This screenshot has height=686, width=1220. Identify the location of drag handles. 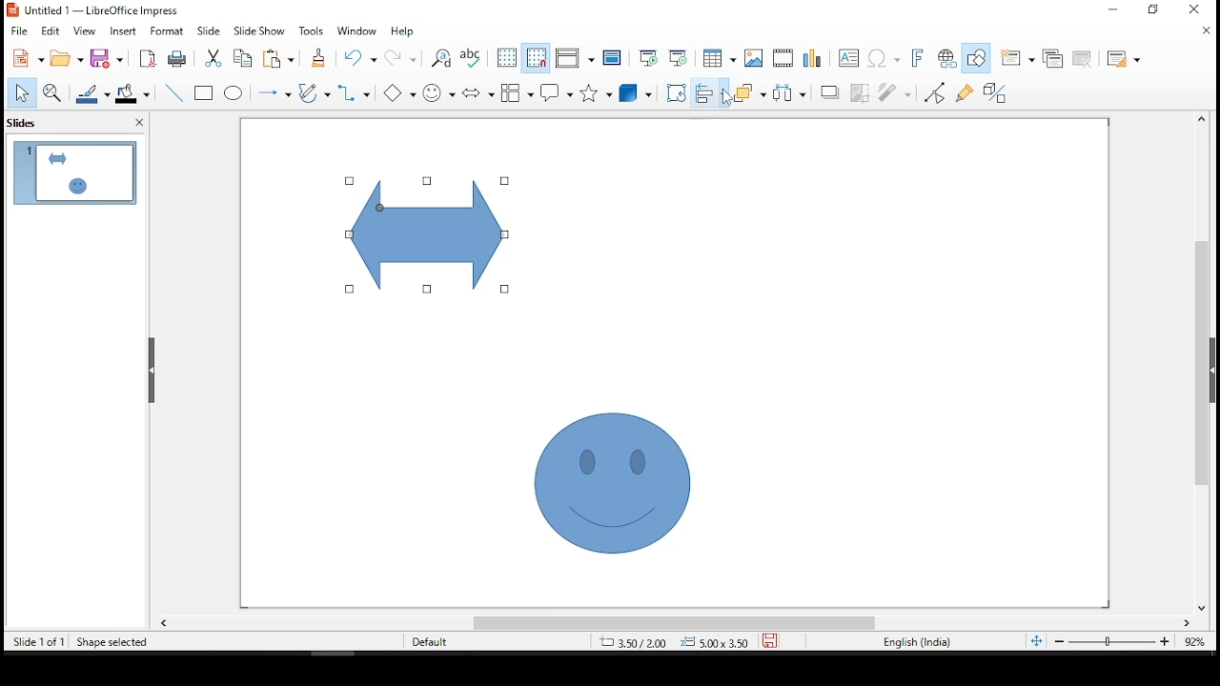
(153, 371).